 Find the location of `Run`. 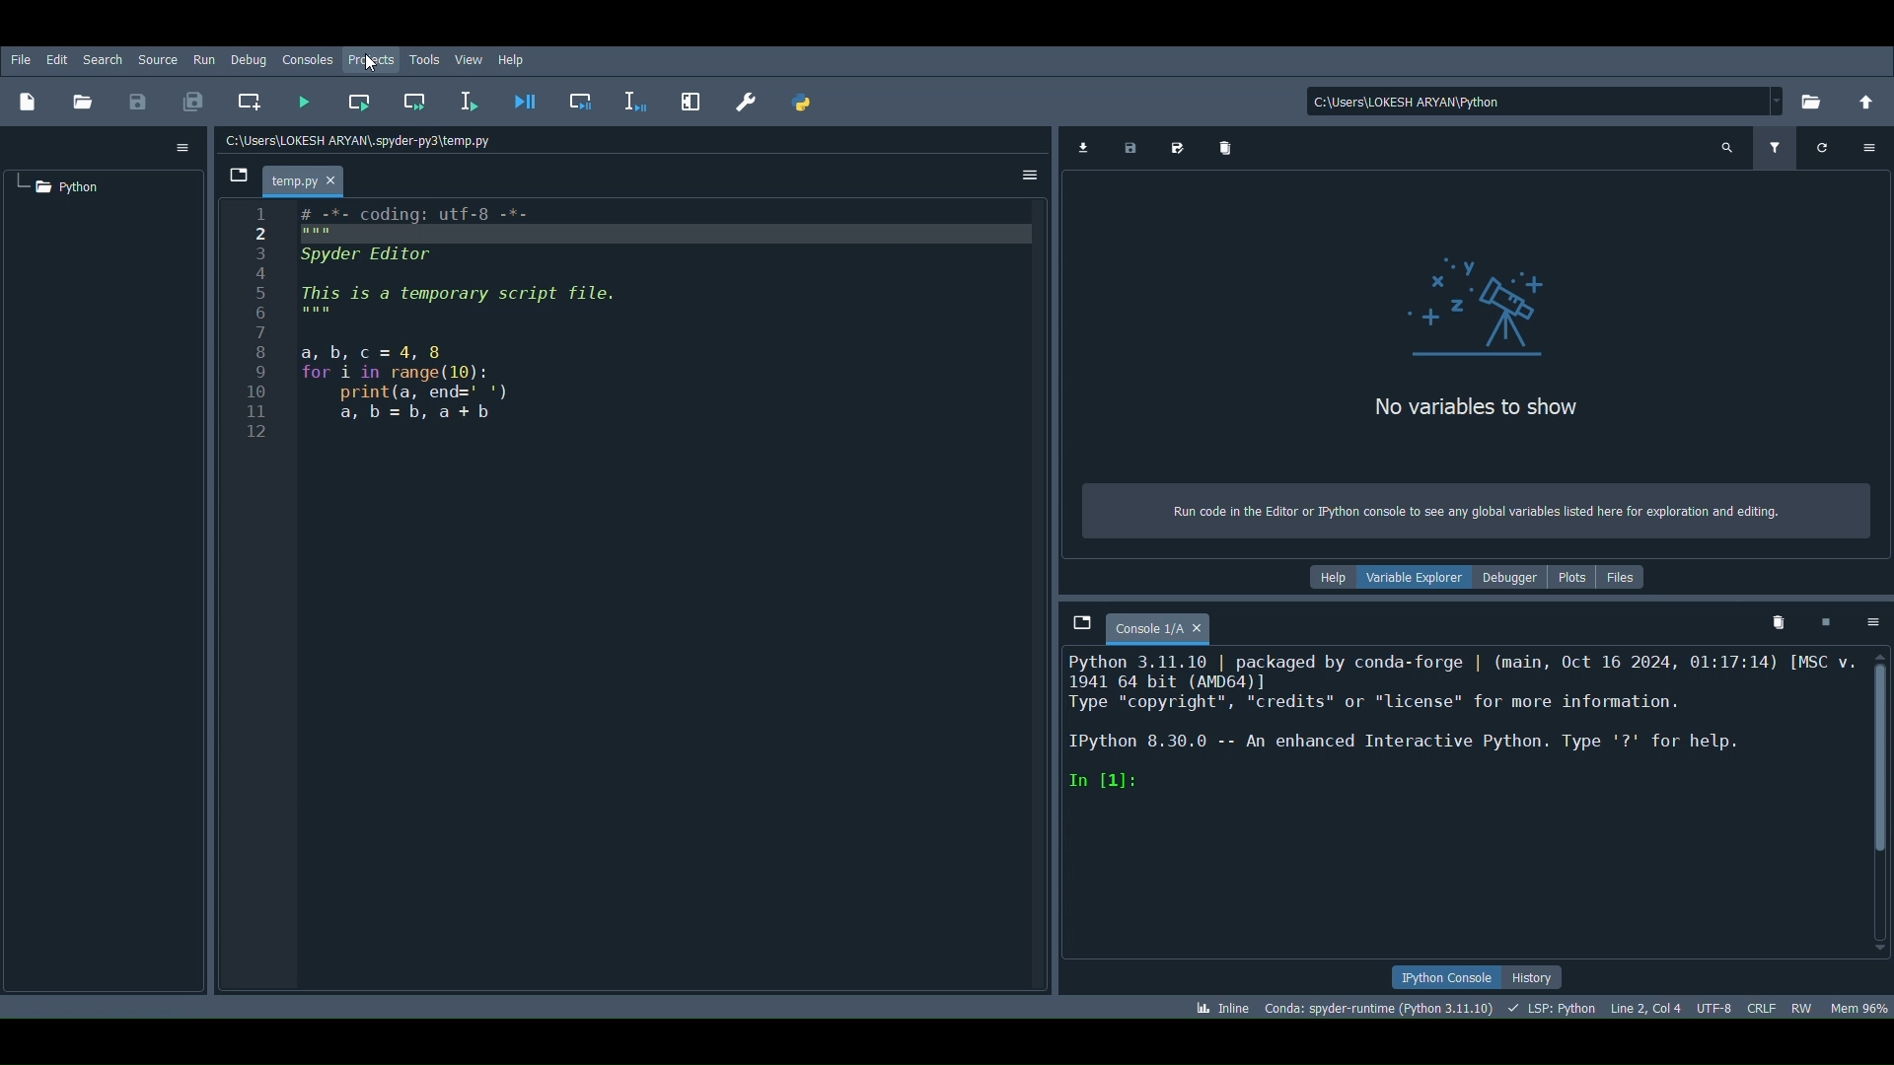

Run is located at coordinates (201, 58).